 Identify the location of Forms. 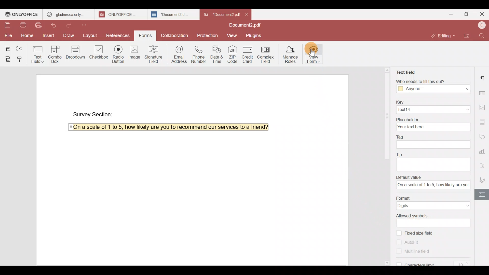
(143, 36).